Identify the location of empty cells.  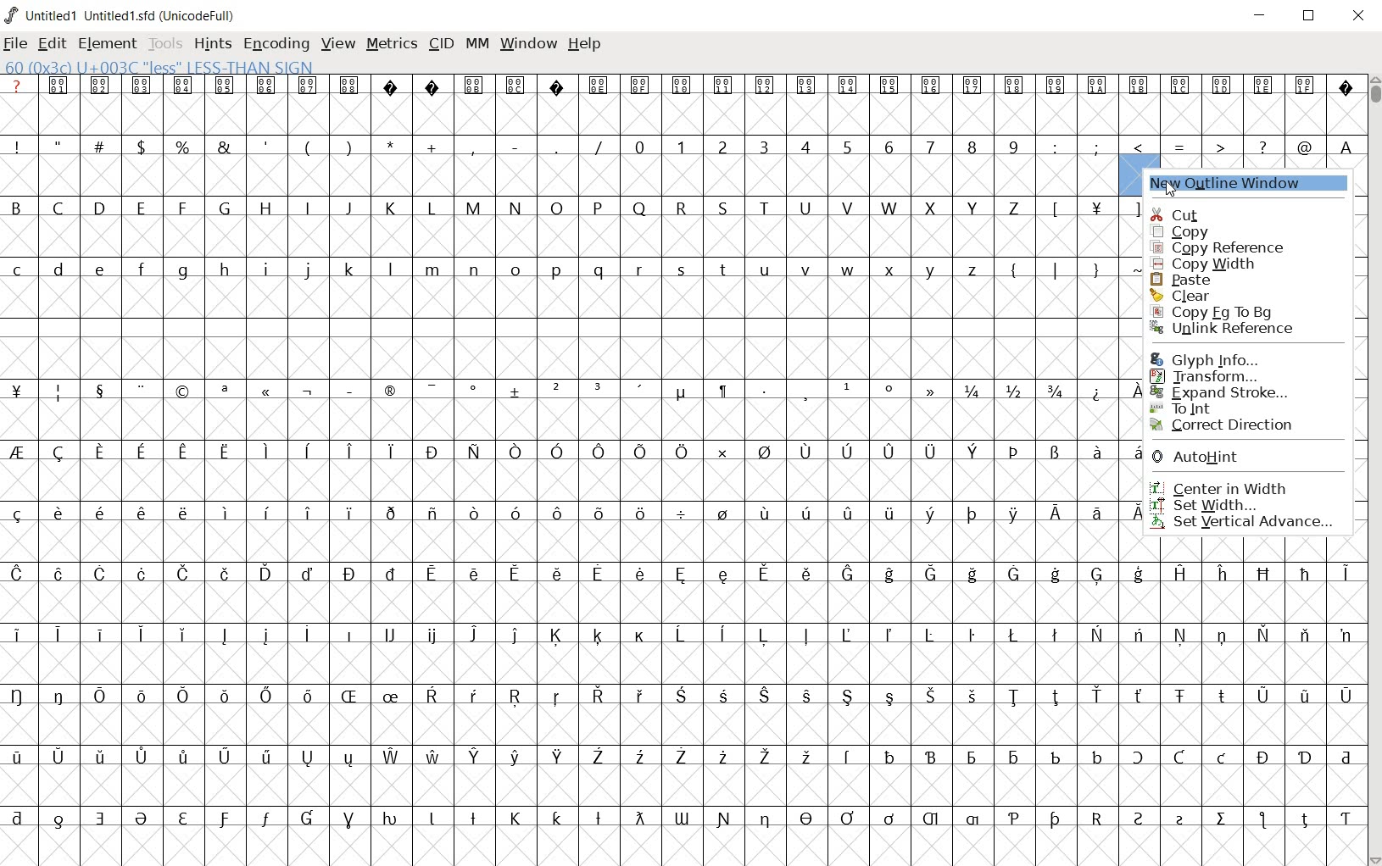
(683, 785).